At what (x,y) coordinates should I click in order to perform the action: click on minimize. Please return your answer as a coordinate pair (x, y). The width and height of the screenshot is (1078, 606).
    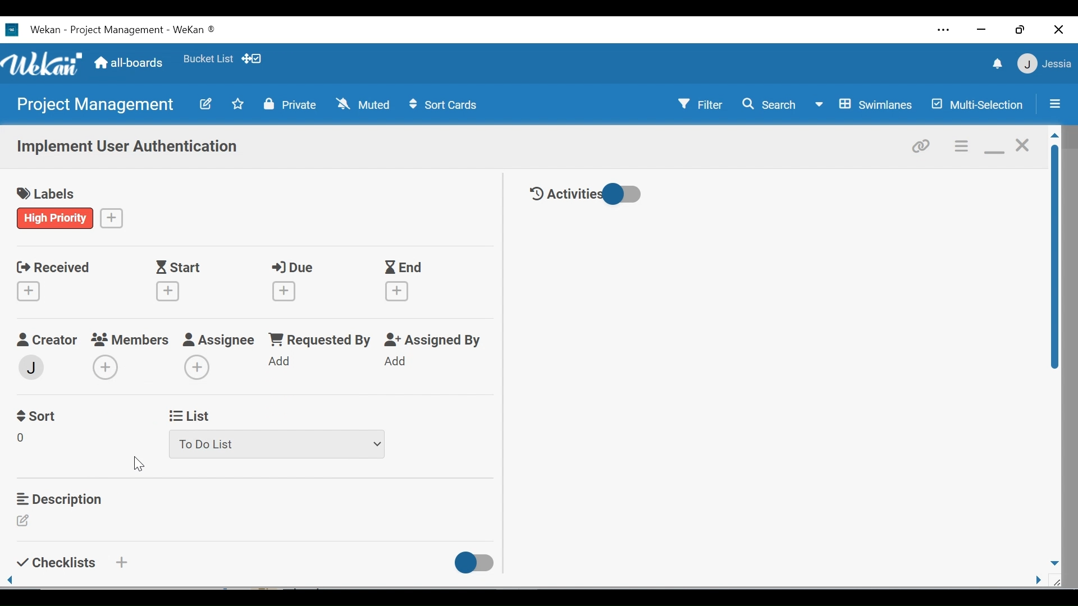
    Looking at the image, I should click on (983, 30).